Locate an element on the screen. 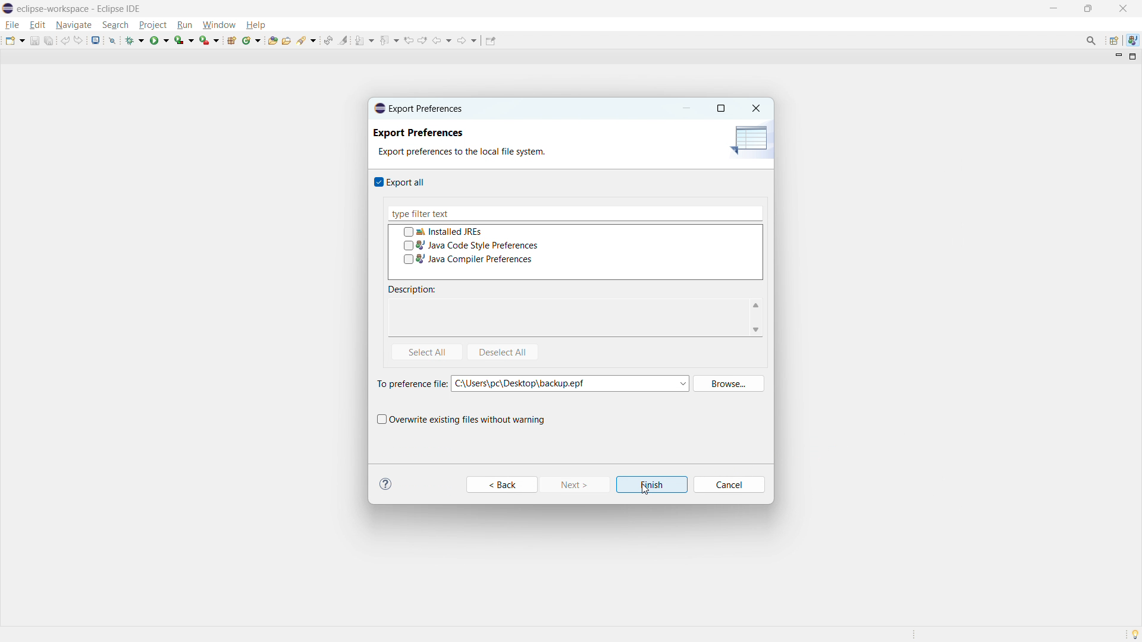  java is located at coordinates (1132, 39).